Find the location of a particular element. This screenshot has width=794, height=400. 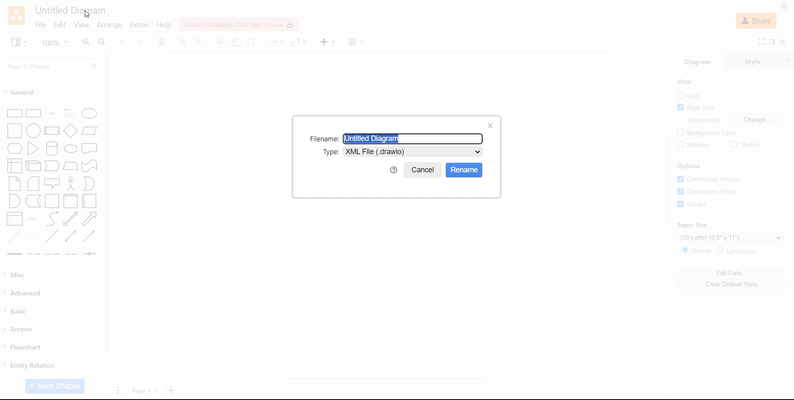

Select theme  is located at coordinates (784, 6).